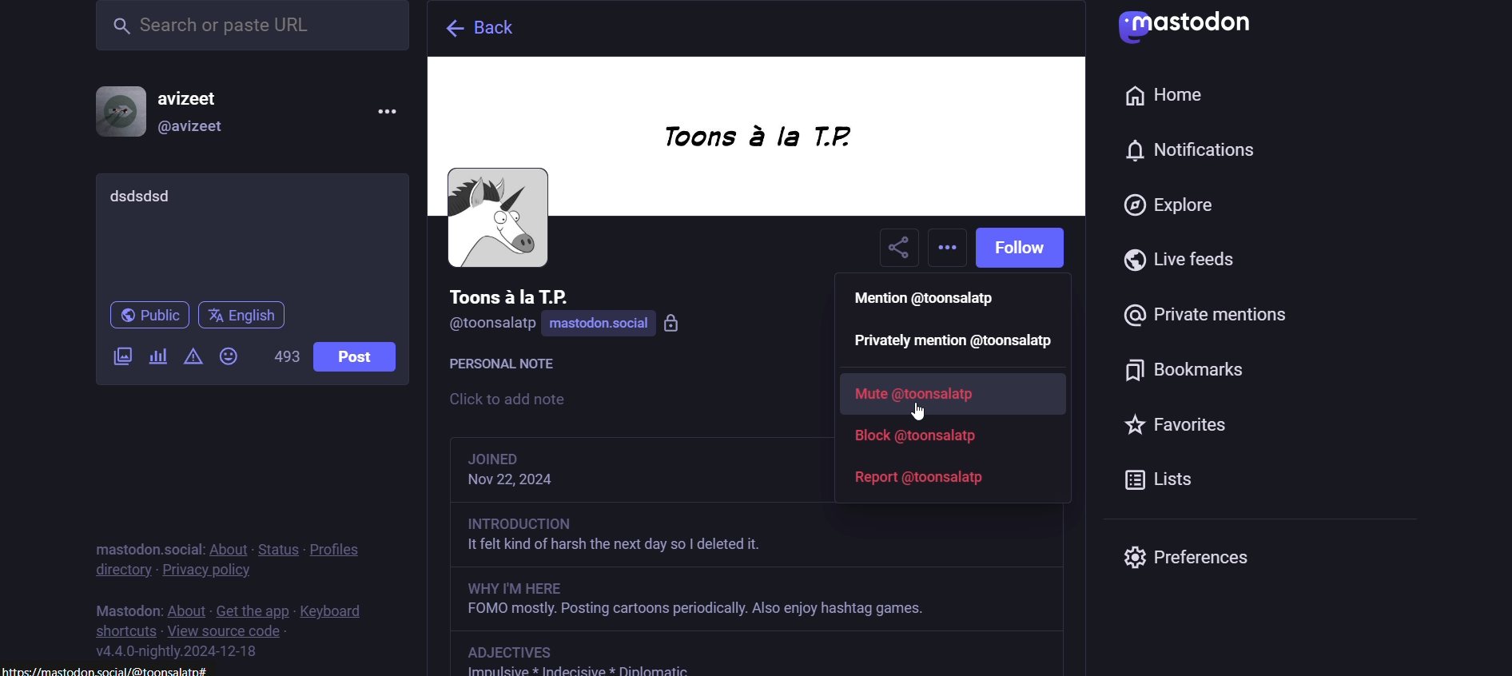 This screenshot has width=1512, height=676. Describe the element at coordinates (250, 233) in the screenshot. I see `whats on your mind` at that location.